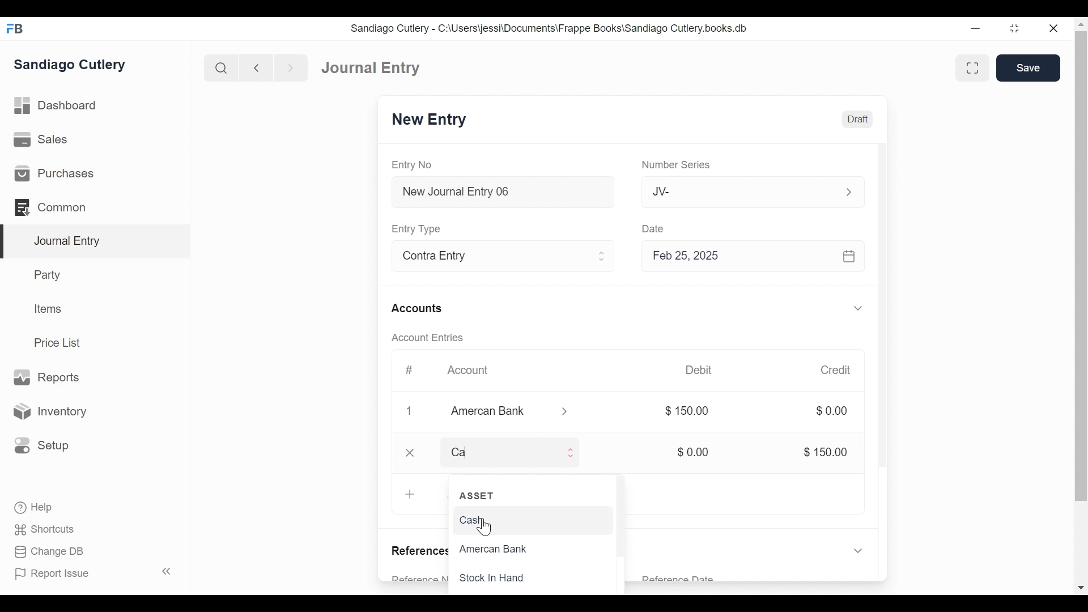 The width and height of the screenshot is (1088, 612). What do you see at coordinates (410, 452) in the screenshot?
I see `close` at bounding box center [410, 452].